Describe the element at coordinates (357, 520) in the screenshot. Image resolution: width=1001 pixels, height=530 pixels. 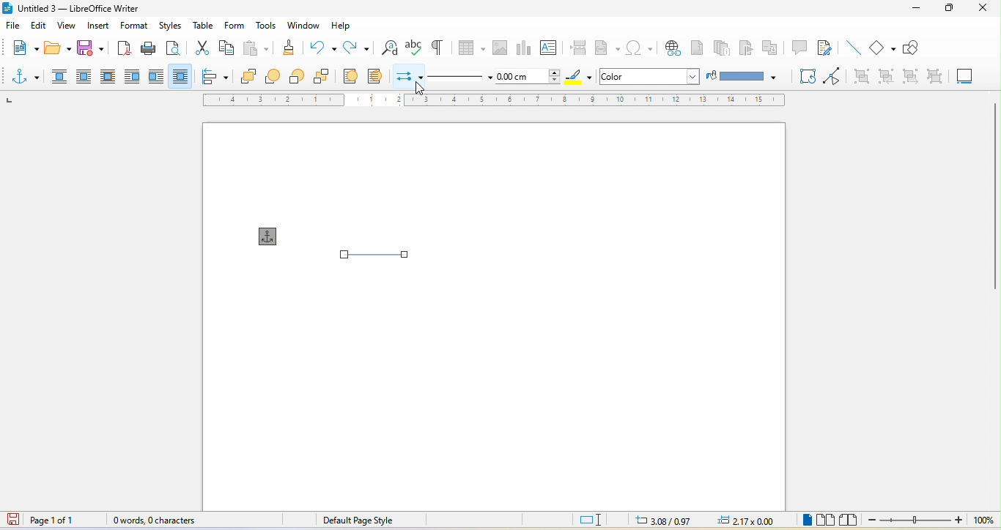
I see `default page style` at that location.